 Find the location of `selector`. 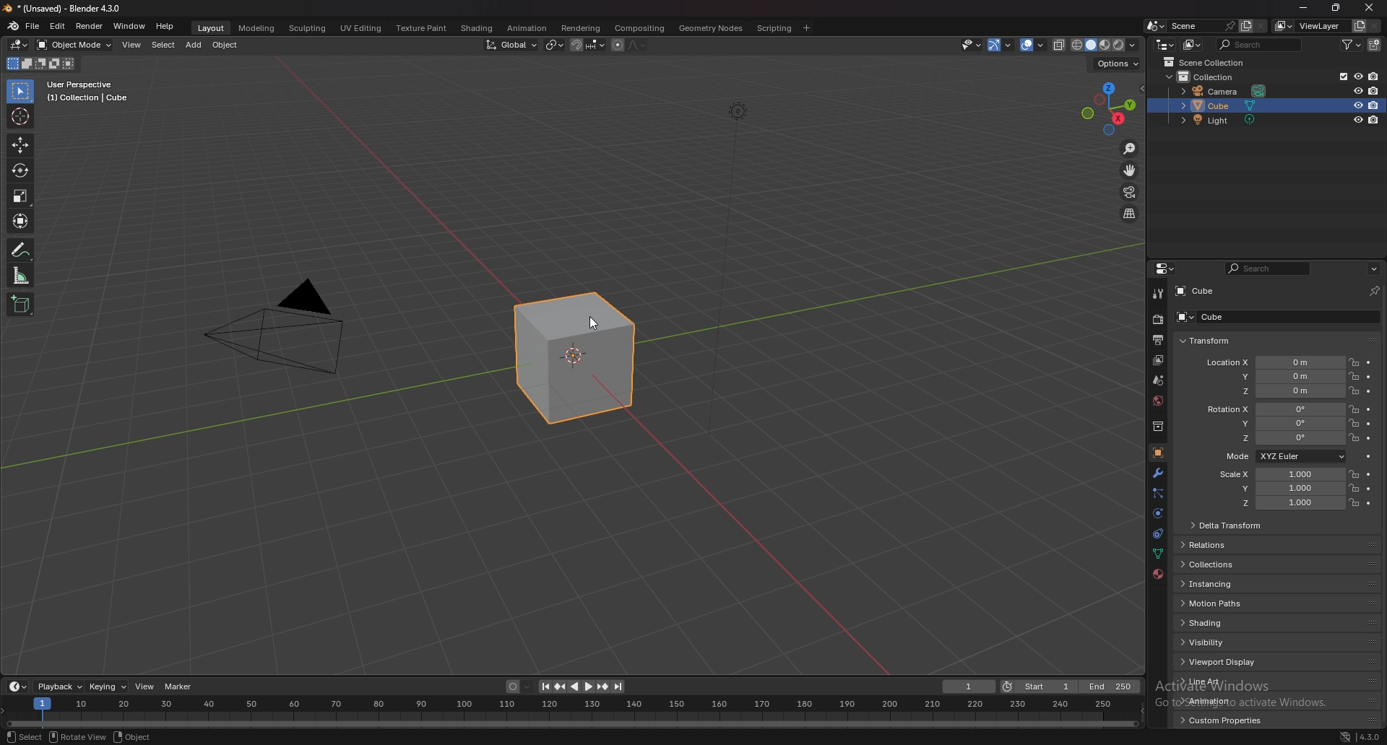

selector is located at coordinates (21, 91).